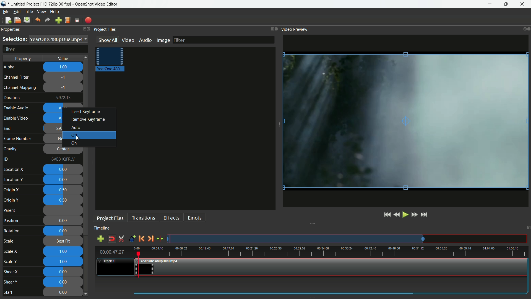  I want to click on add track, so click(100, 239).